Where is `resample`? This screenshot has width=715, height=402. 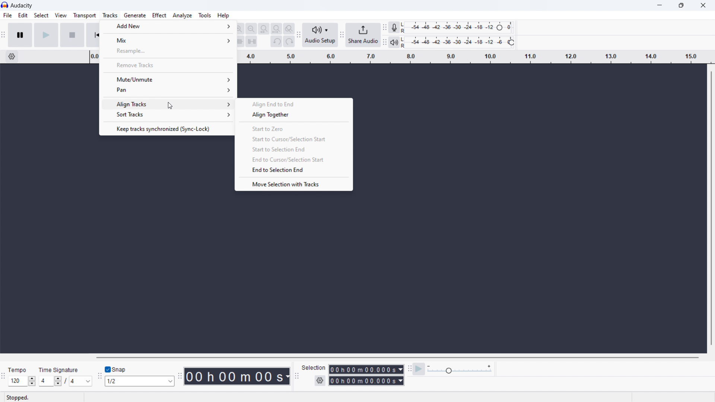
resample is located at coordinates (168, 51).